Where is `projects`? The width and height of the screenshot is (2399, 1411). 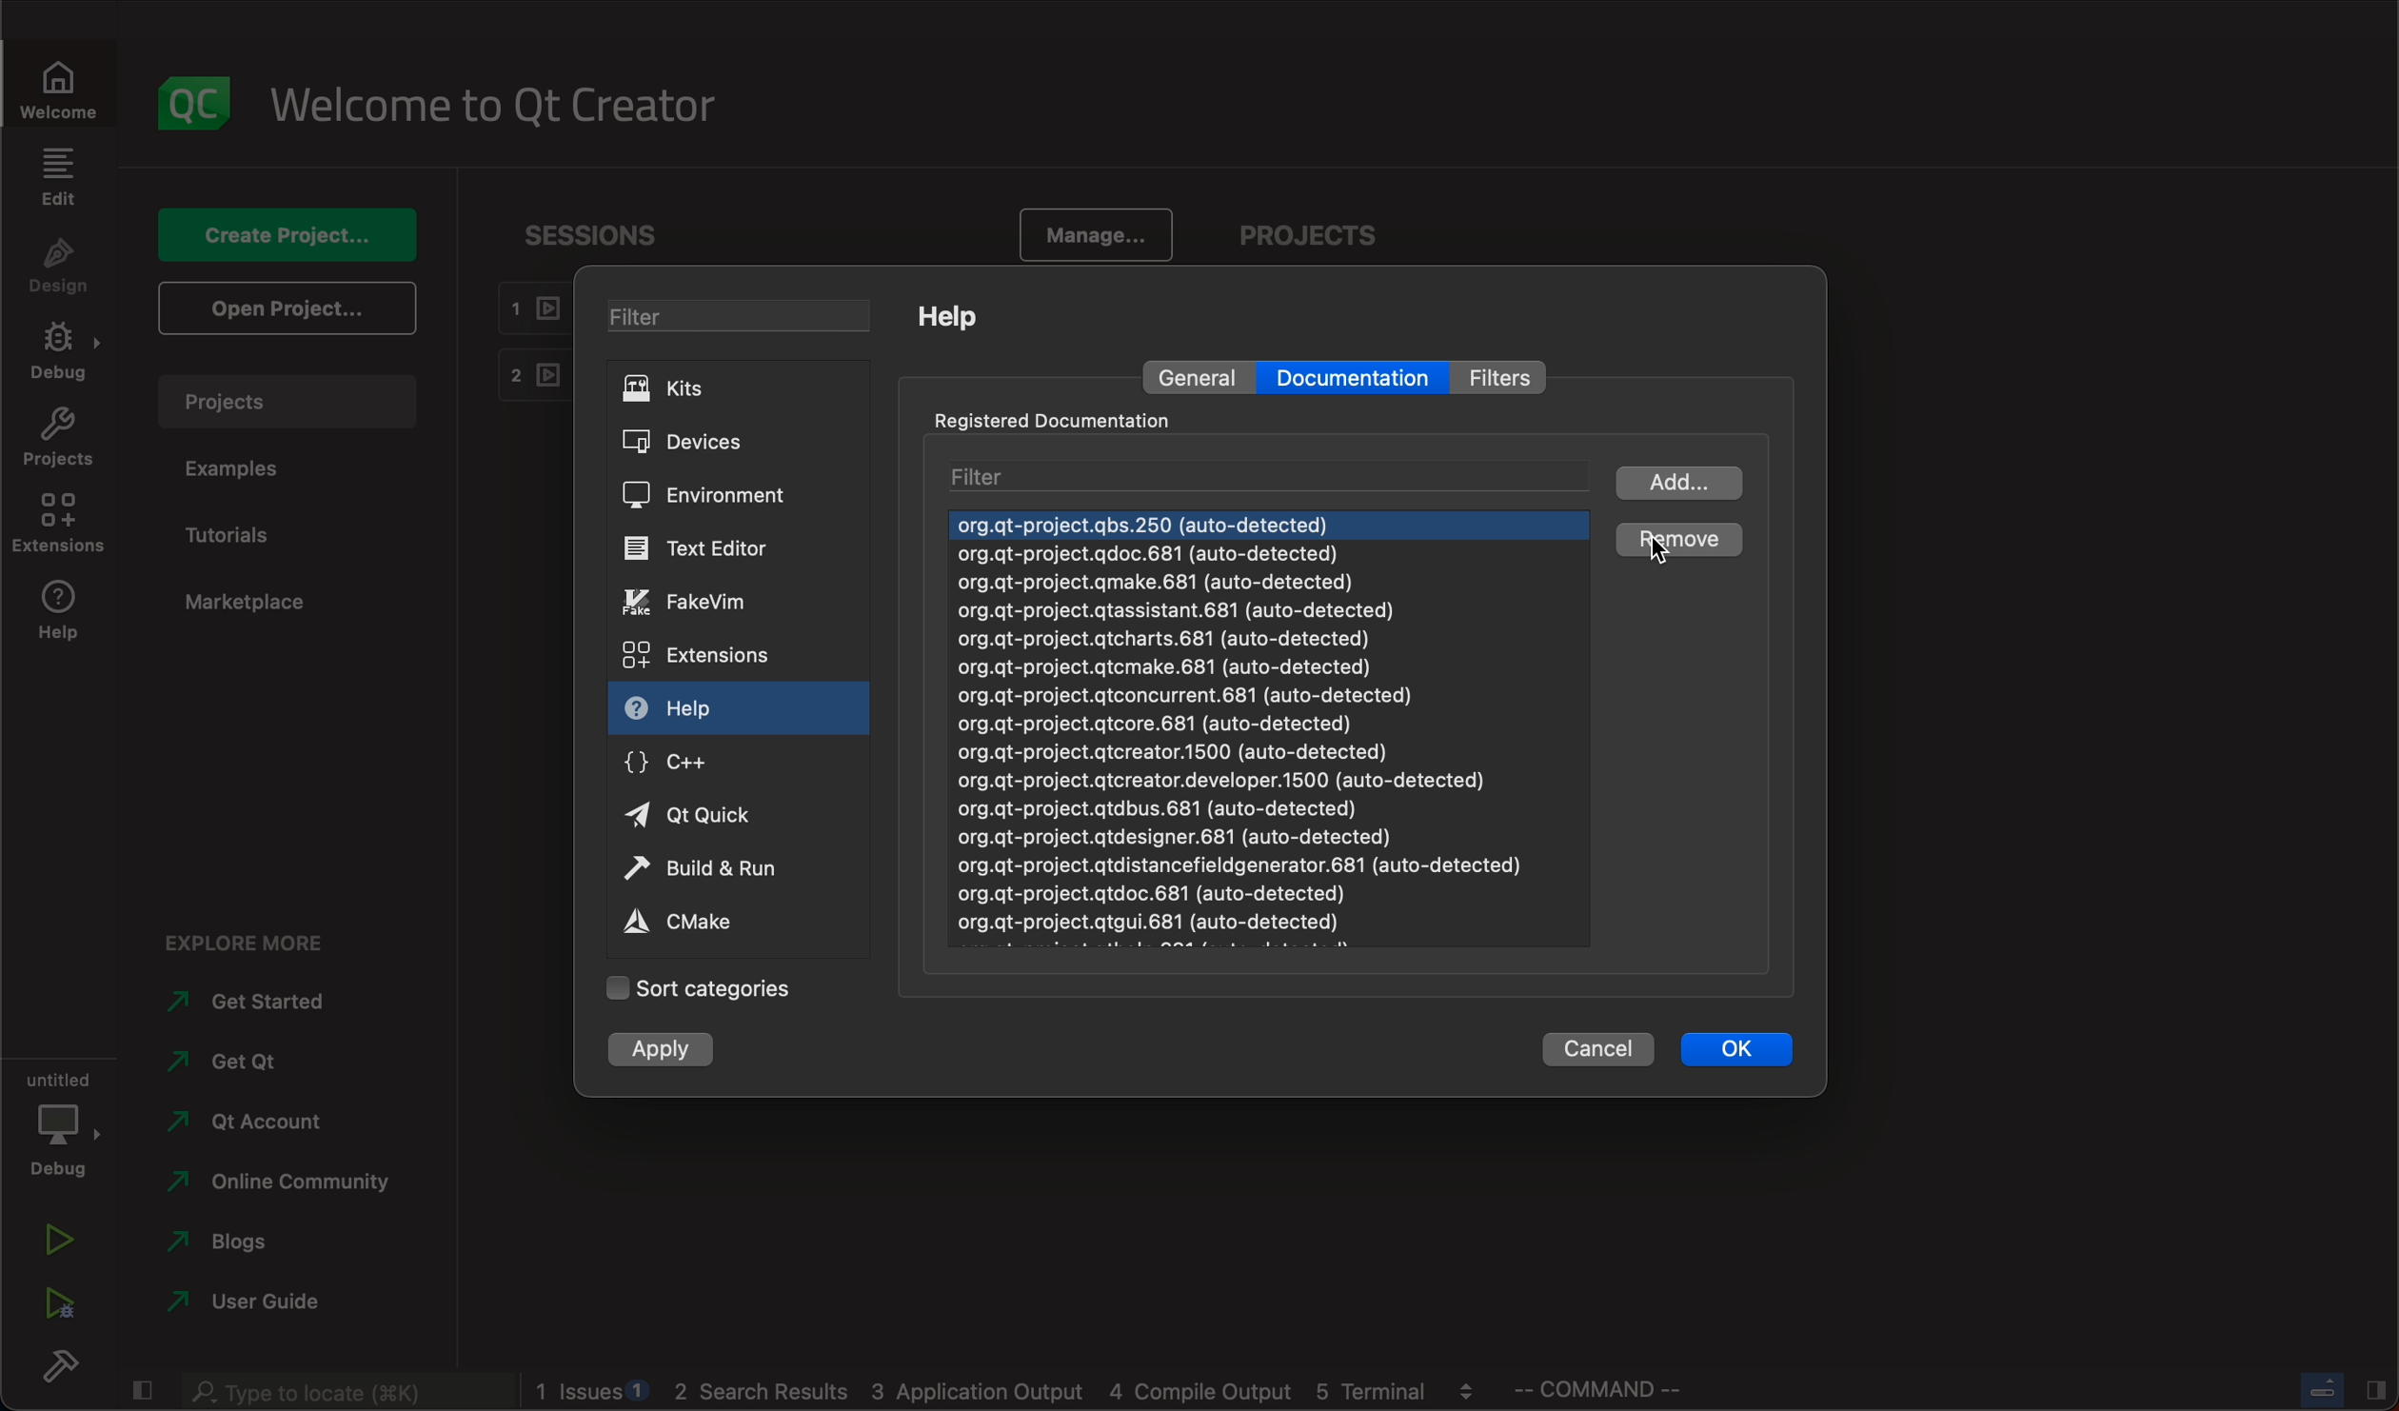 projects is located at coordinates (1323, 237).